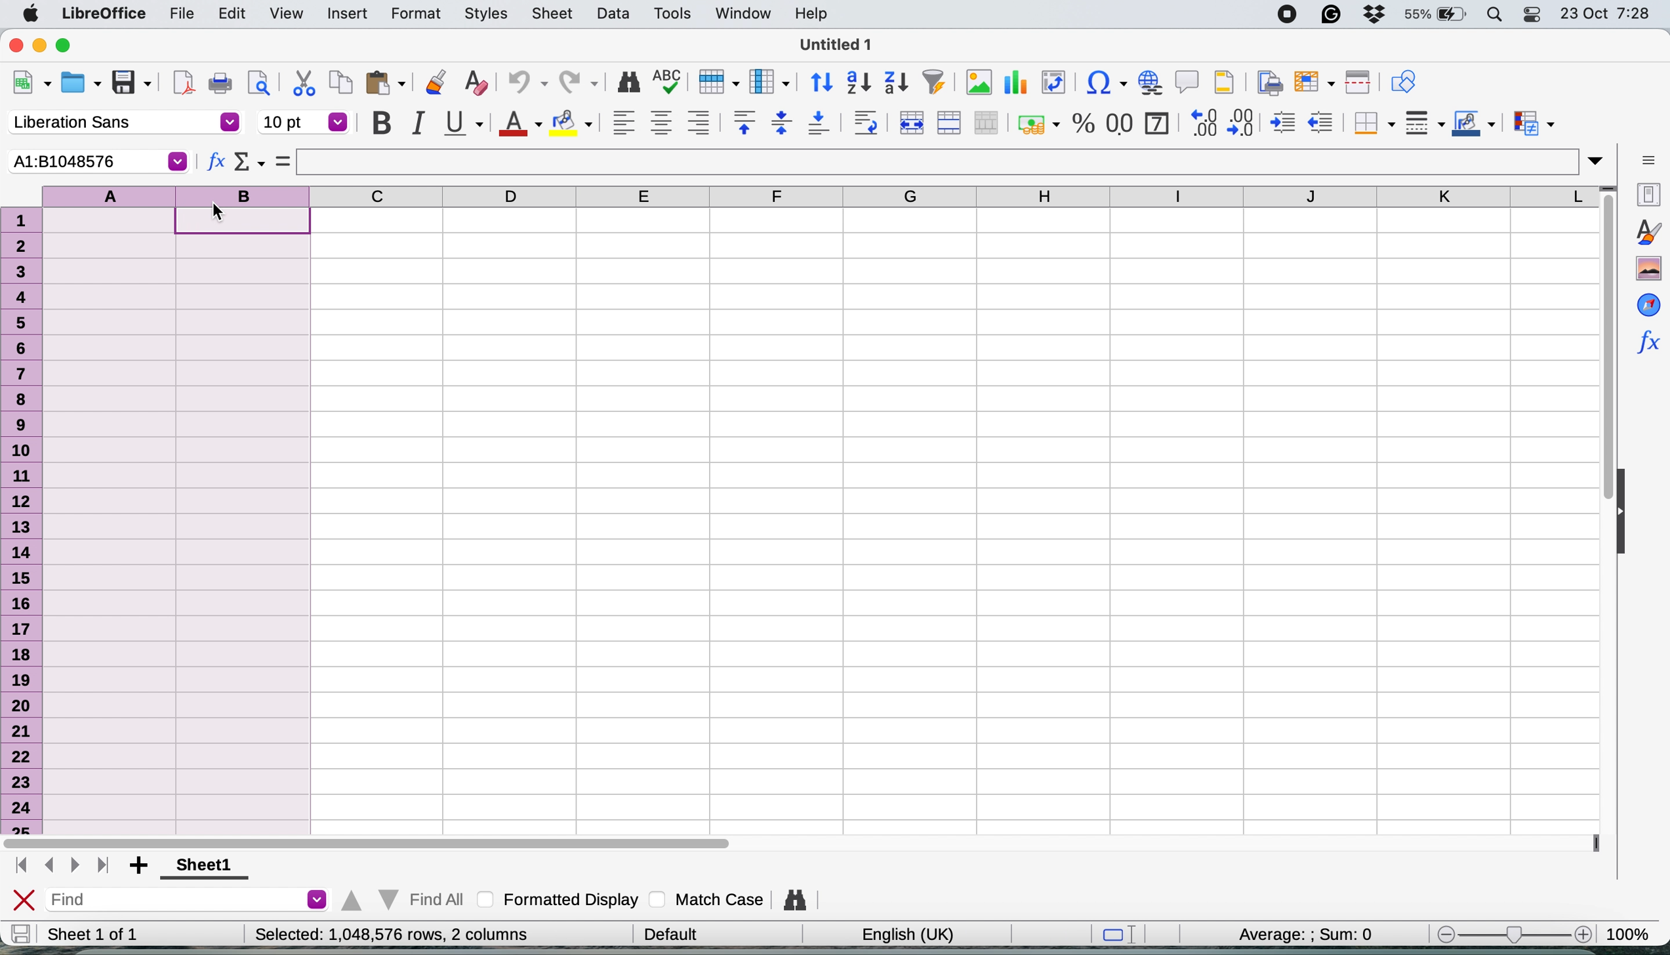 The height and width of the screenshot is (955, 1670). What do you see at coordinates (1530, 14) in the screenshot?
I see `control center` at bounding box center [1530, 14].